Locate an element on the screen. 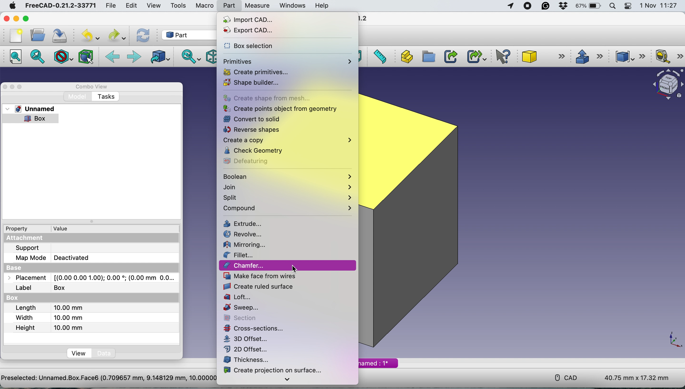 Image resolution: width=685 pixels, height=389 pixels. section is located at coordinates (242, 318).